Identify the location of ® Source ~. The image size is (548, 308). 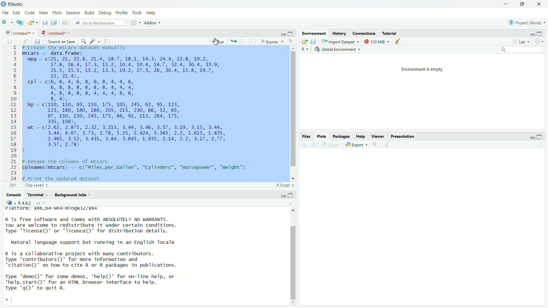
(272, 41).